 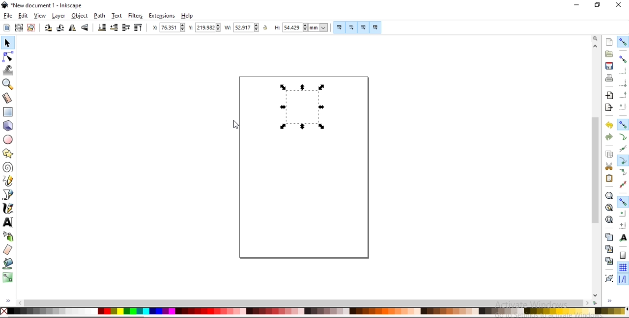 What do you see at coordinates (8, 112) in the screenshot?
I see `create rectangles and squares` at bounding box center [8, 112].